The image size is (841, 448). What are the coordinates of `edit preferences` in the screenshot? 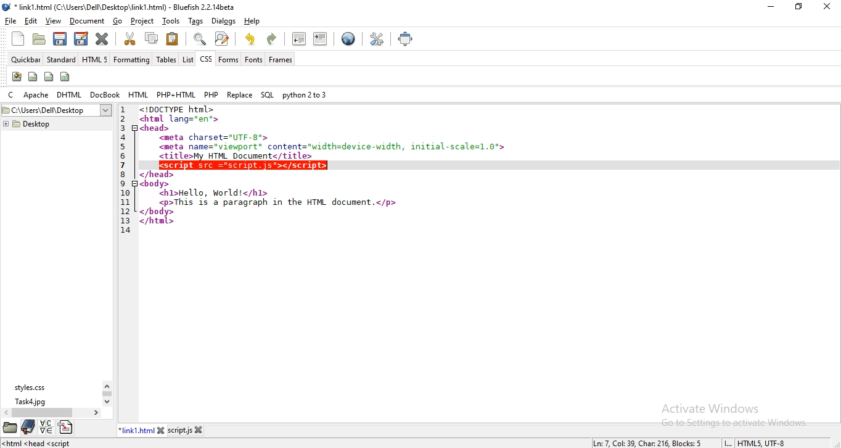 It's located at (377, 39).